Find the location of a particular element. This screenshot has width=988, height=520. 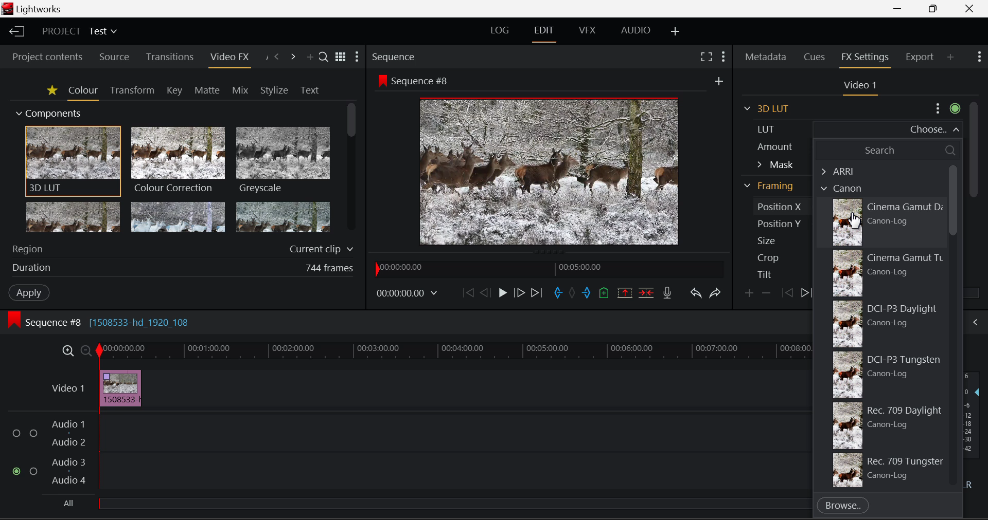

Audio Input Checkbox is located at coordinates (16, 433).